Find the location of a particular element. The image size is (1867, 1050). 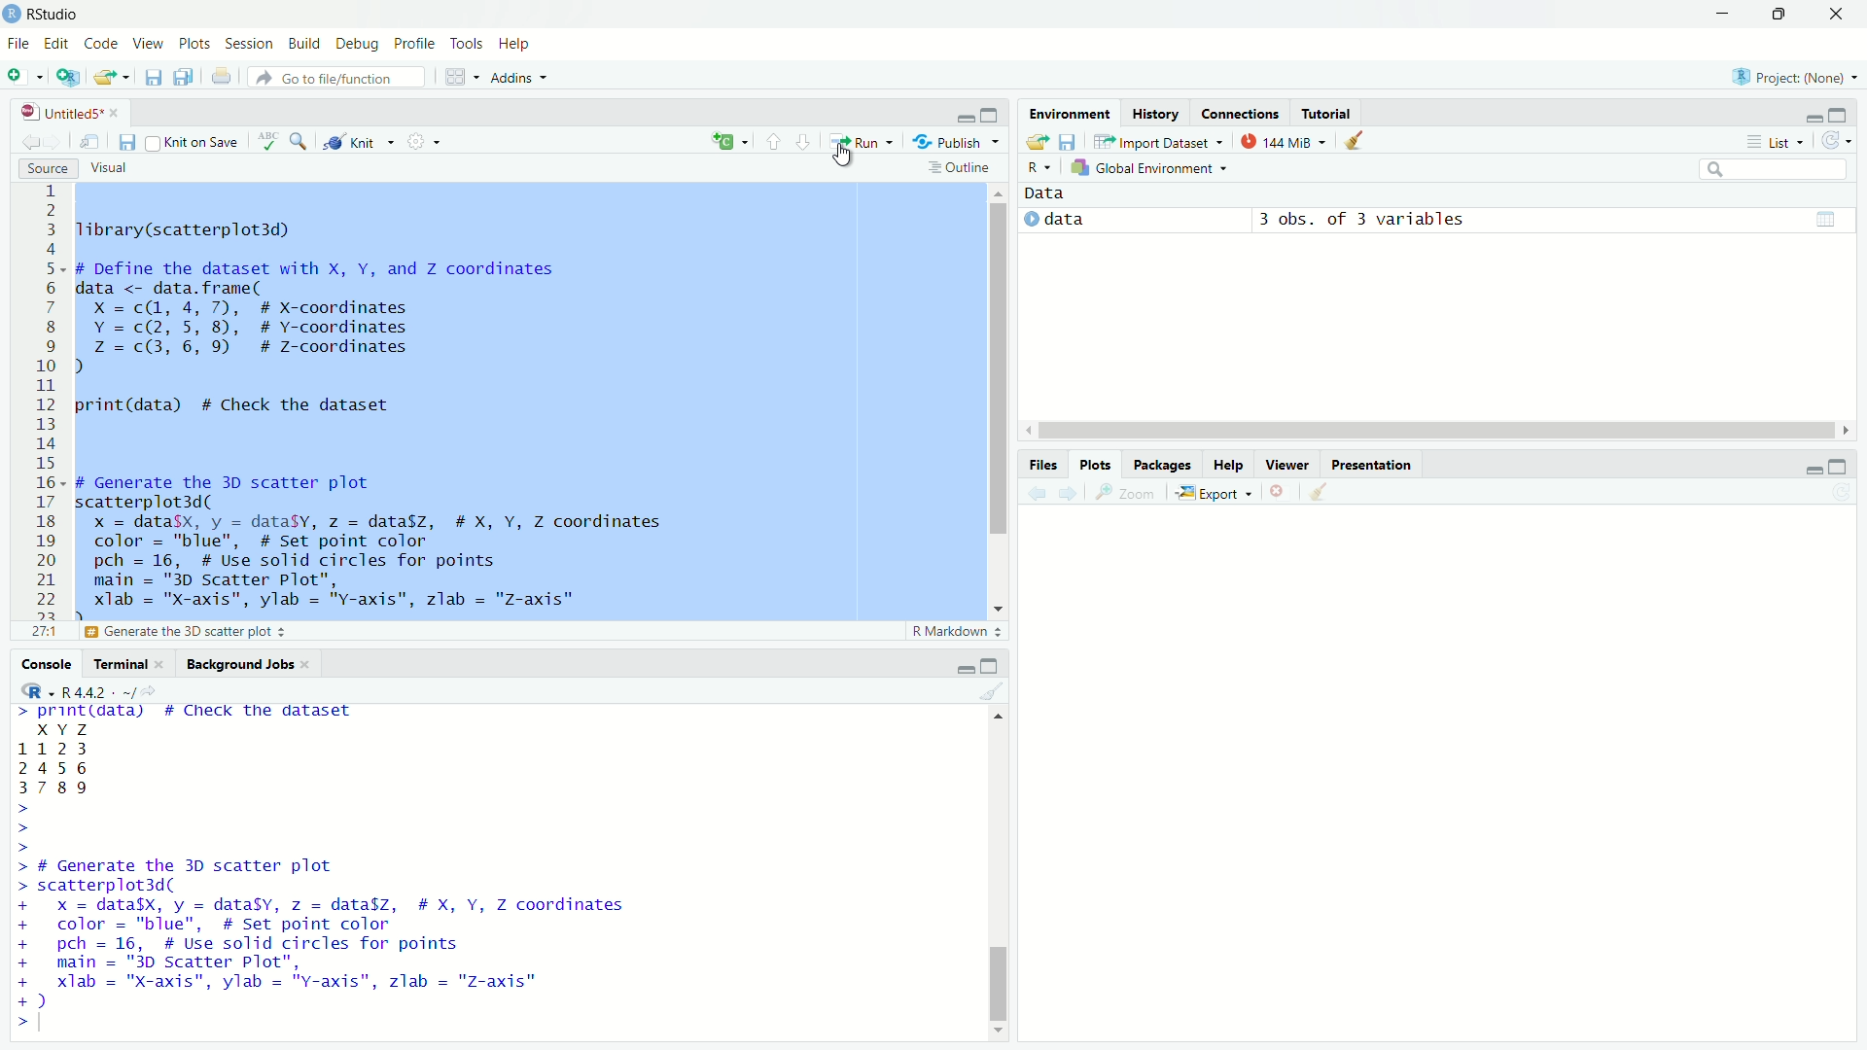

go back to previous source location is located at coordinates (19, 141).